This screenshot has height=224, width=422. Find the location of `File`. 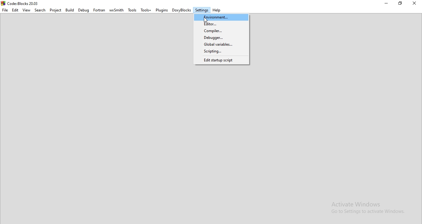

File is located at coordinates (5, 10).